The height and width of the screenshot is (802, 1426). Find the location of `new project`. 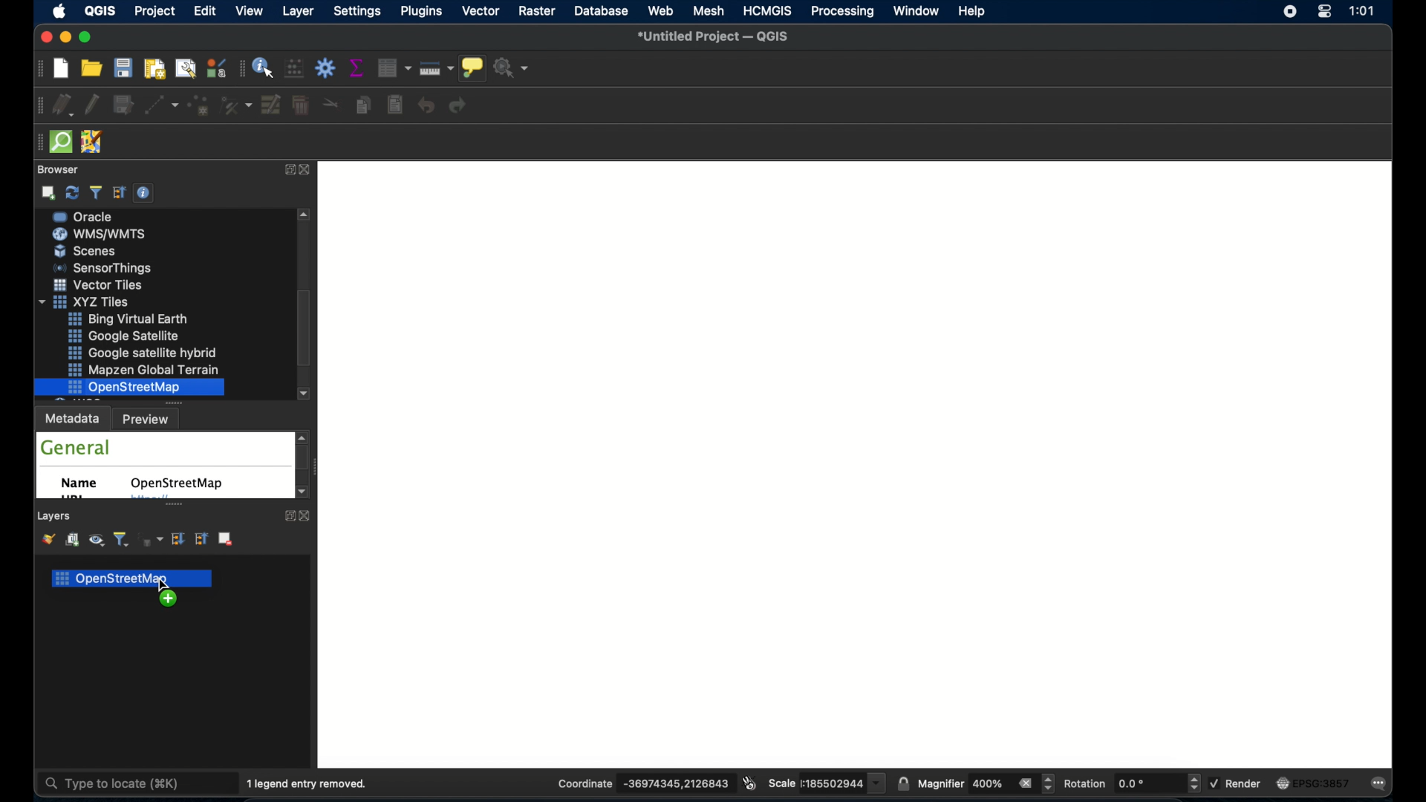

new project is located at coordinates (59, 69).